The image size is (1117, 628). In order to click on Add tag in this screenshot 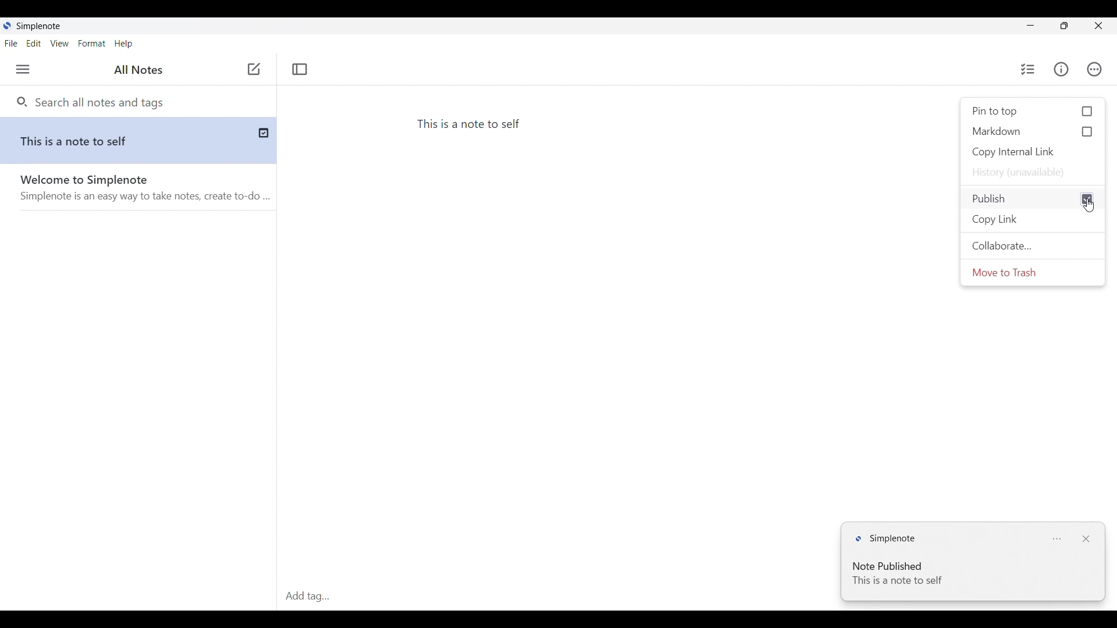, I will do `click(306, 596)`.